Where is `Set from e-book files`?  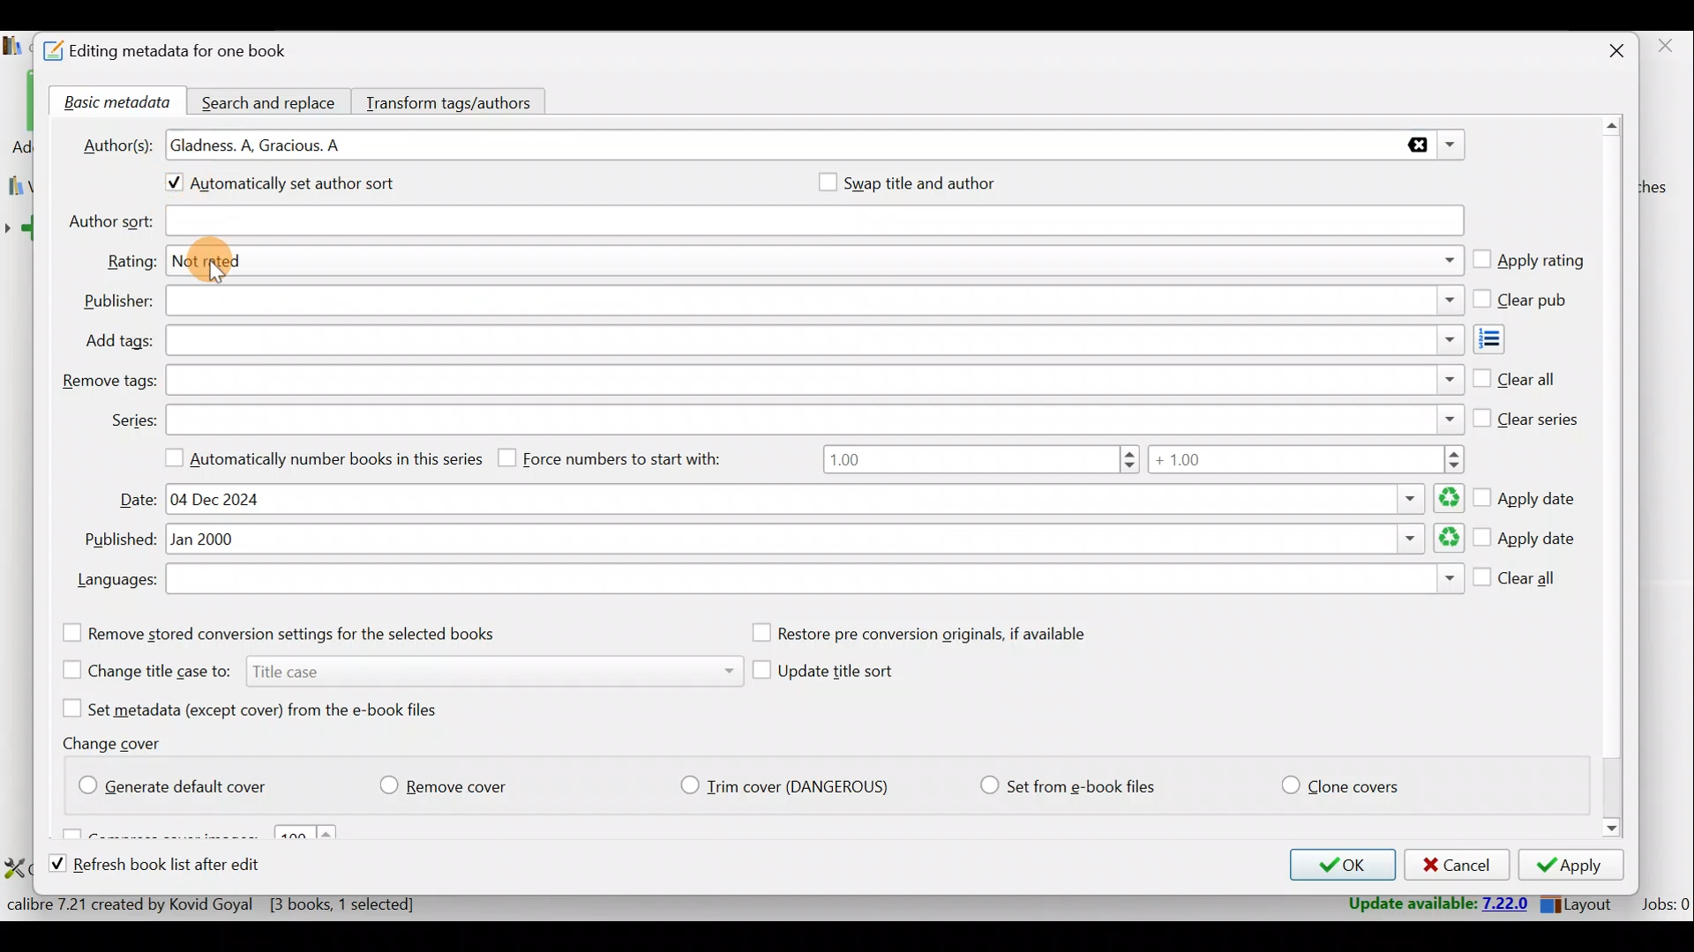
Set from e-book files is located at coordinates (1067, 786).